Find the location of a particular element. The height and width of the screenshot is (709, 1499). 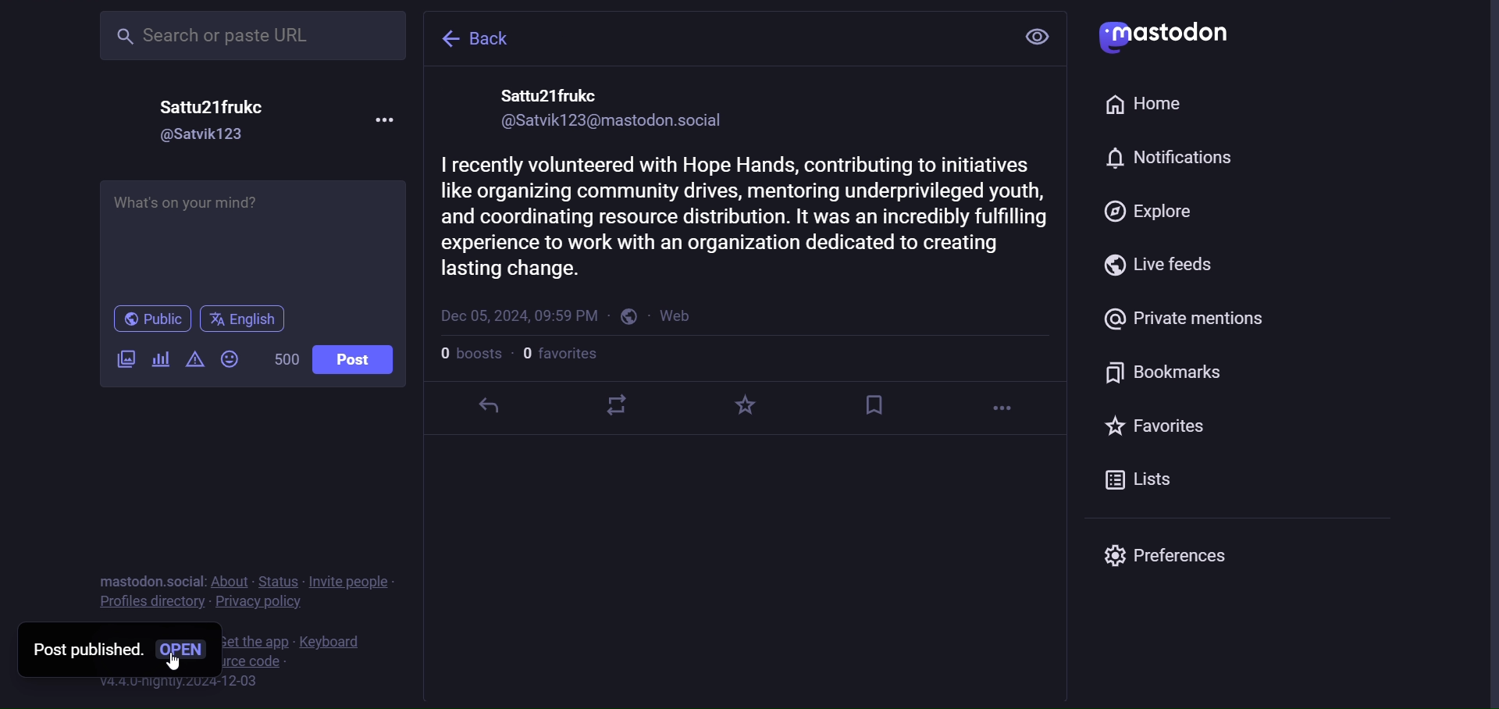

search is located at coordinates (251, 37).